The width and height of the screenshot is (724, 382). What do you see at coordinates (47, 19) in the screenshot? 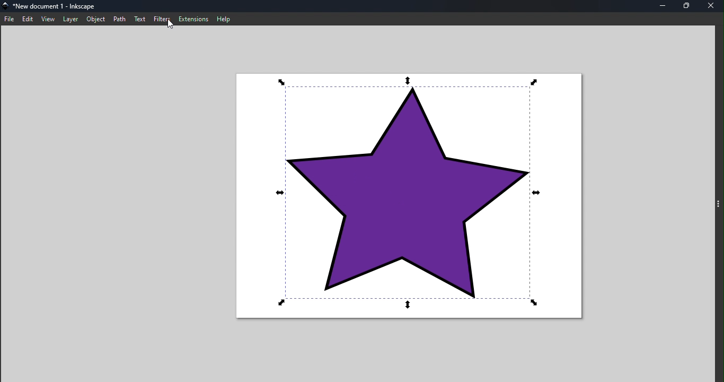
I see `View` at bounding box center [47, 19].